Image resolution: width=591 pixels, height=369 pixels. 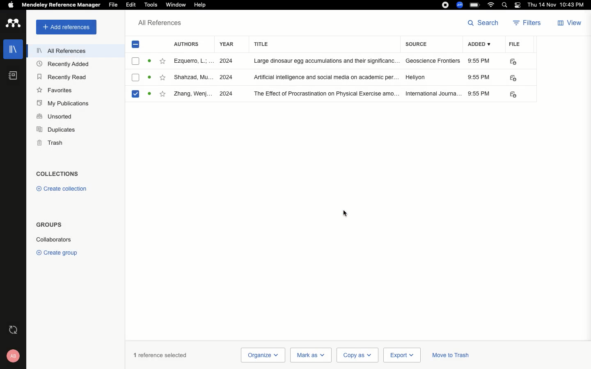 I want to click on Search, so click(x=485, y=23).